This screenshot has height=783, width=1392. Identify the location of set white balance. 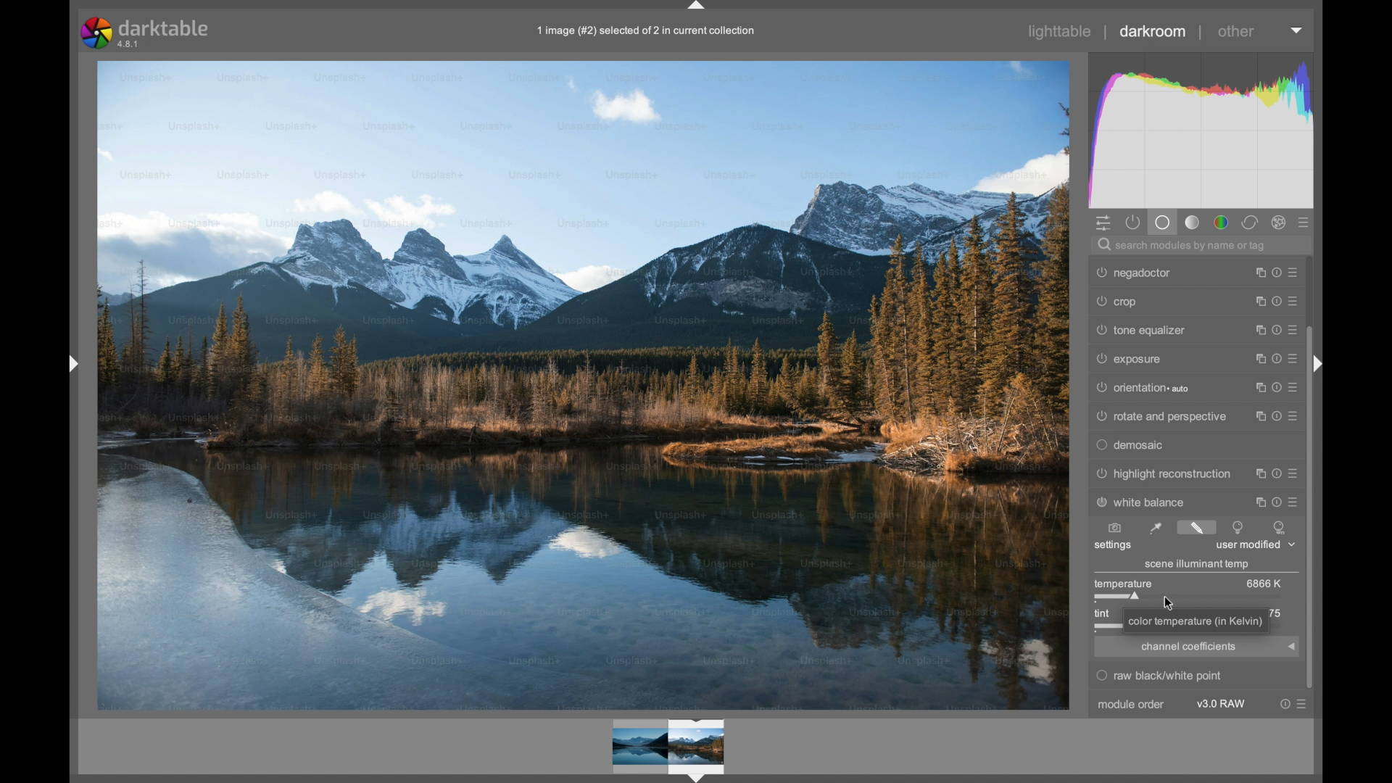
(1279, 526).